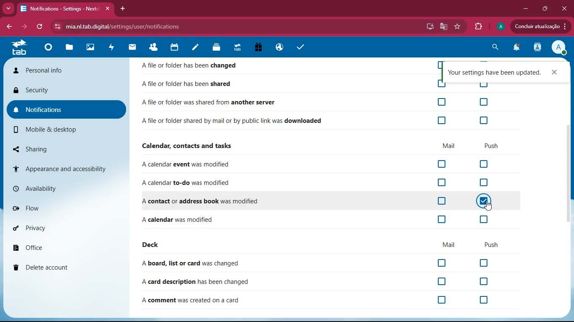  What do you see at coordinates (124, 27) in the screenshot?
I see `mia.nl.tab.digital/settings/user/notifications` at bounding box center [124, 27].